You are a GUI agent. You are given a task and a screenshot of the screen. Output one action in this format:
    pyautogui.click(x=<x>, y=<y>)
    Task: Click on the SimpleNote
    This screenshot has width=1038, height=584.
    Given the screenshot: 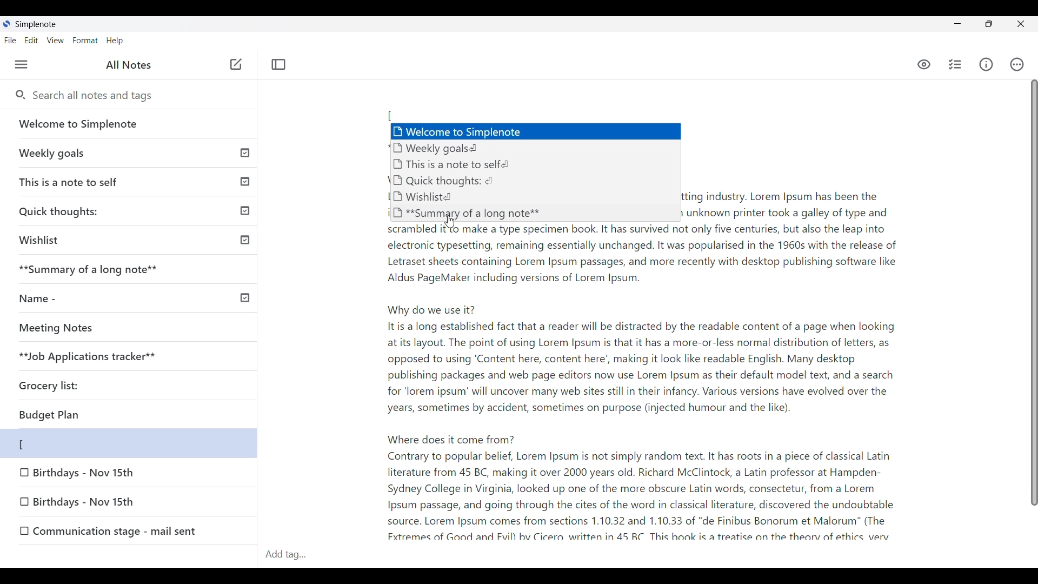 What is the action you would take?
    pyautogui.click(x=34, y=24)
    